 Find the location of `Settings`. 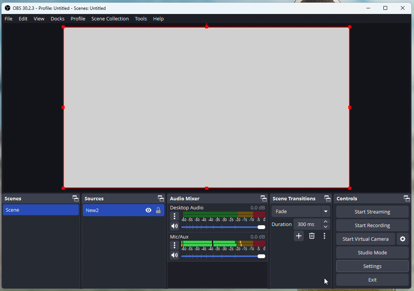

Settings is located at coordinates (404, 239).